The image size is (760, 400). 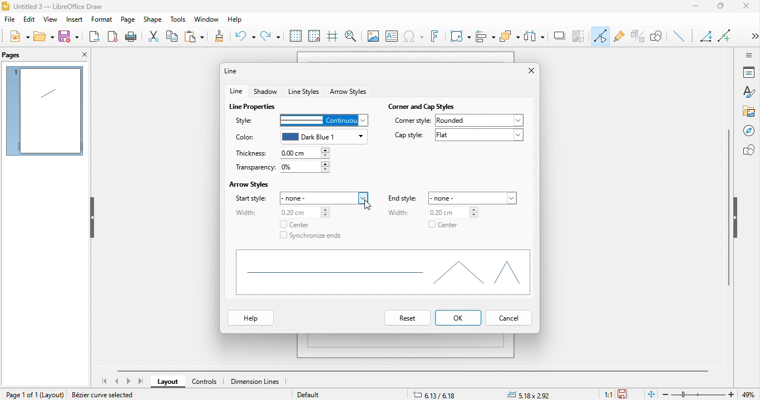 What do you see at coordinates (267, 91) in the screenshot?
I see `shadow` at bounding box center [267, 91].